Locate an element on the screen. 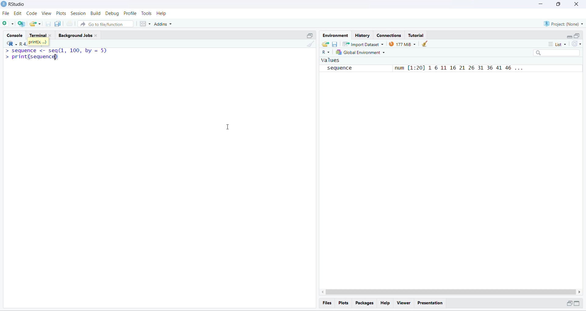 The image size is (586, 311). code is located at coordinates (32, 13).